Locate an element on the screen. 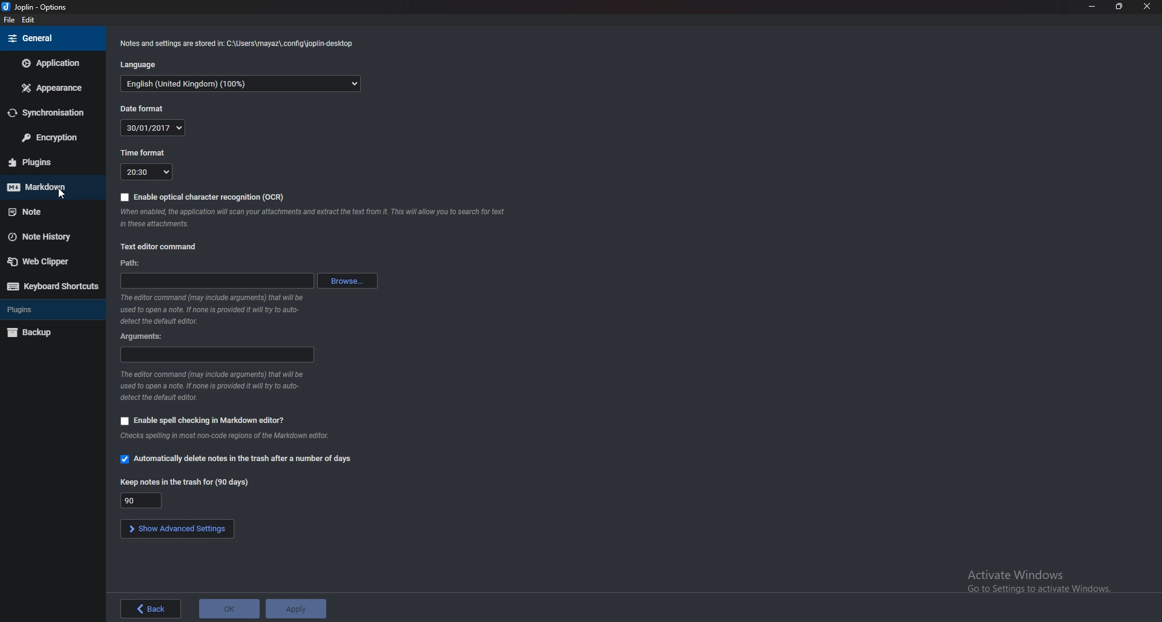  Mark down is located at coordinates (44, 188).